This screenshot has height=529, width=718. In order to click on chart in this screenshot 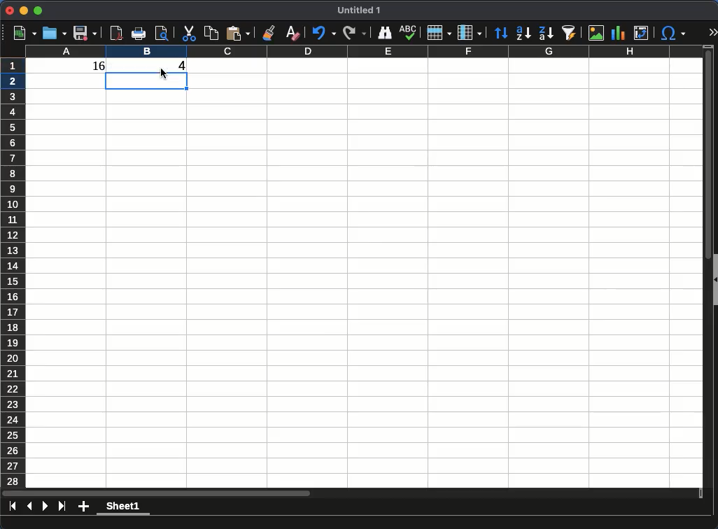, I will do `click(619, 34)`.